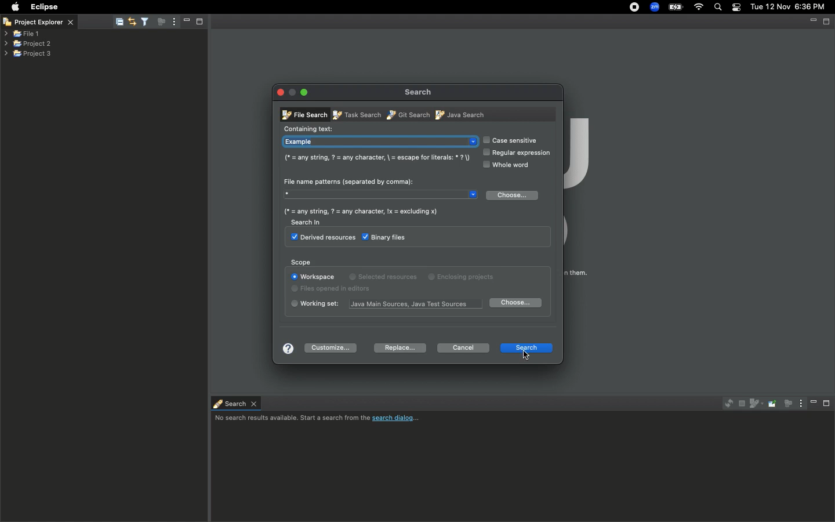 The height and width of the screenshot is (522, 835). What do you see at coordinates (173, 6) in the screenshot?
I see `Search` at bounding box center [173, 6].